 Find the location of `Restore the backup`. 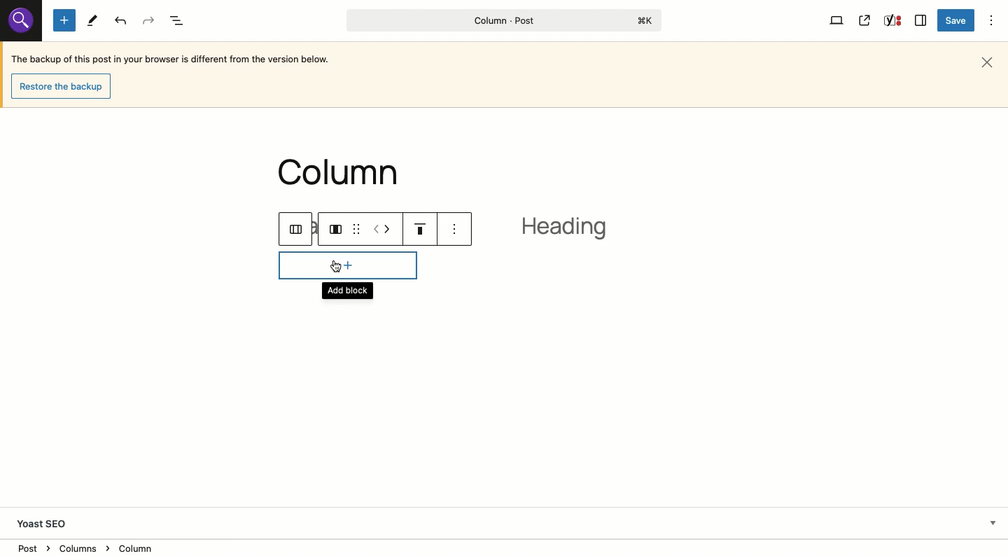

Restore the backup is located at coordinates (64, 87).